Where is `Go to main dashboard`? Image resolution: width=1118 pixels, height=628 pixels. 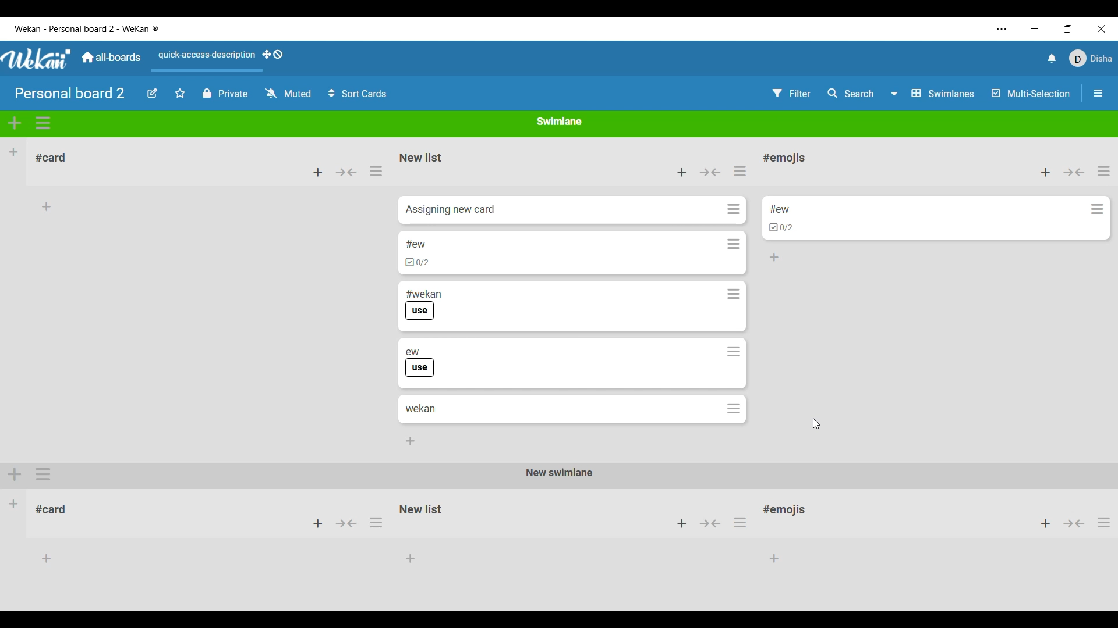
Go to main dashboard is located at coordinates (111, 58).